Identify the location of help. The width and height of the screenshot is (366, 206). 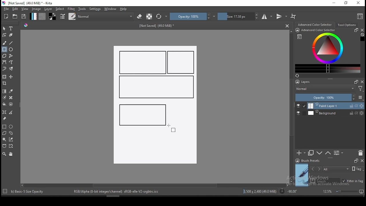
(124, 9).